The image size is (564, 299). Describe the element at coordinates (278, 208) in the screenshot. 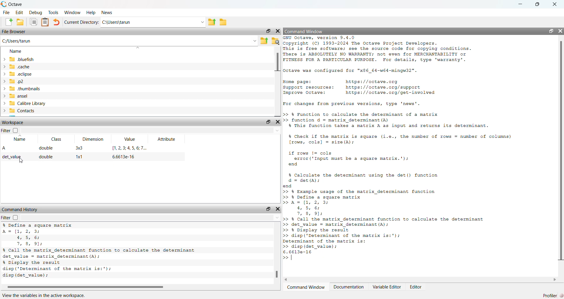

I see `close` at that location.